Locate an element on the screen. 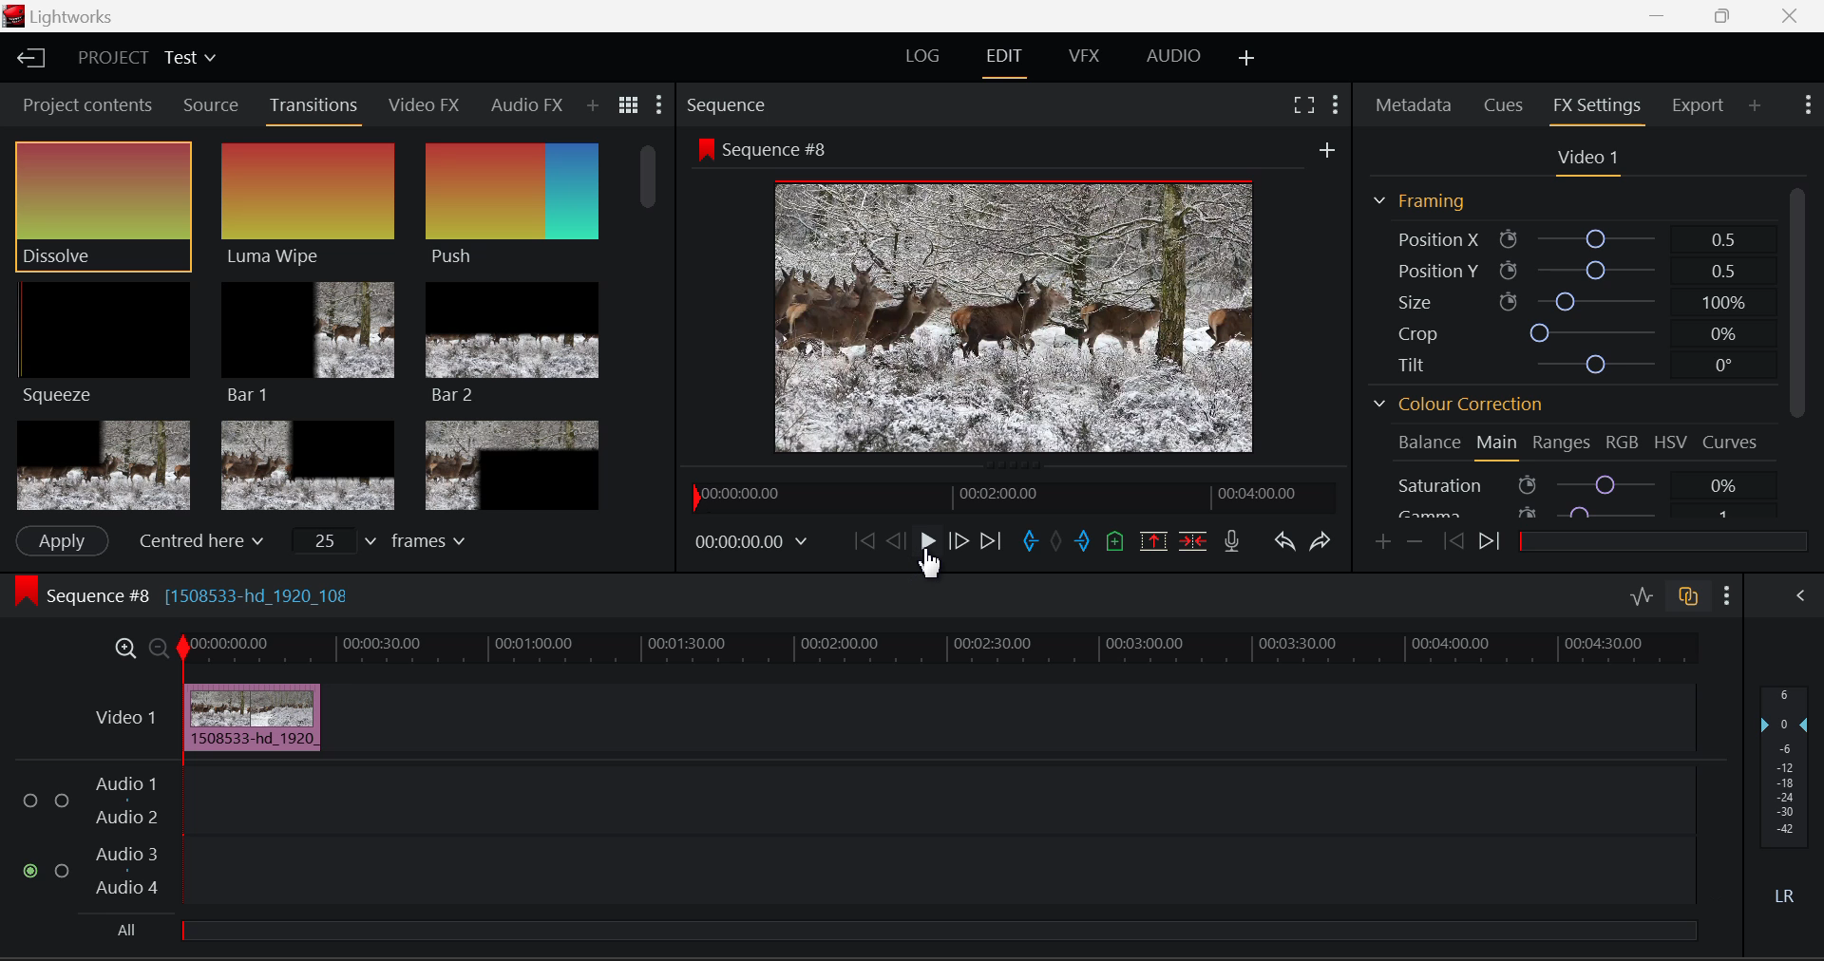 Image resolution: width=1824 pixels, height=961 pixels. Go Forward is located at coordinates (958, 543).